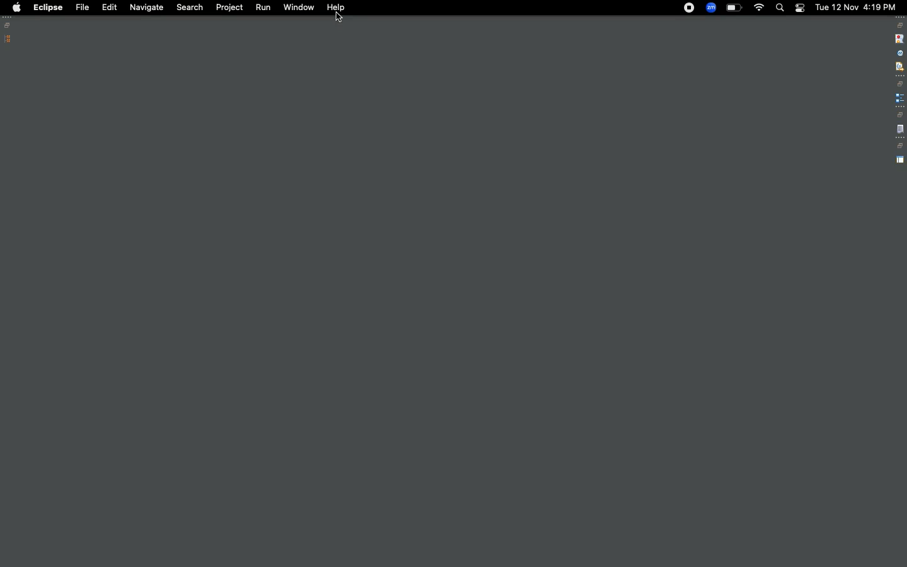 The height and width of the screenshot is (567, 907). Describe the element at coordinates (857, 6) in the screenshot. I see `Date/time` at that location.